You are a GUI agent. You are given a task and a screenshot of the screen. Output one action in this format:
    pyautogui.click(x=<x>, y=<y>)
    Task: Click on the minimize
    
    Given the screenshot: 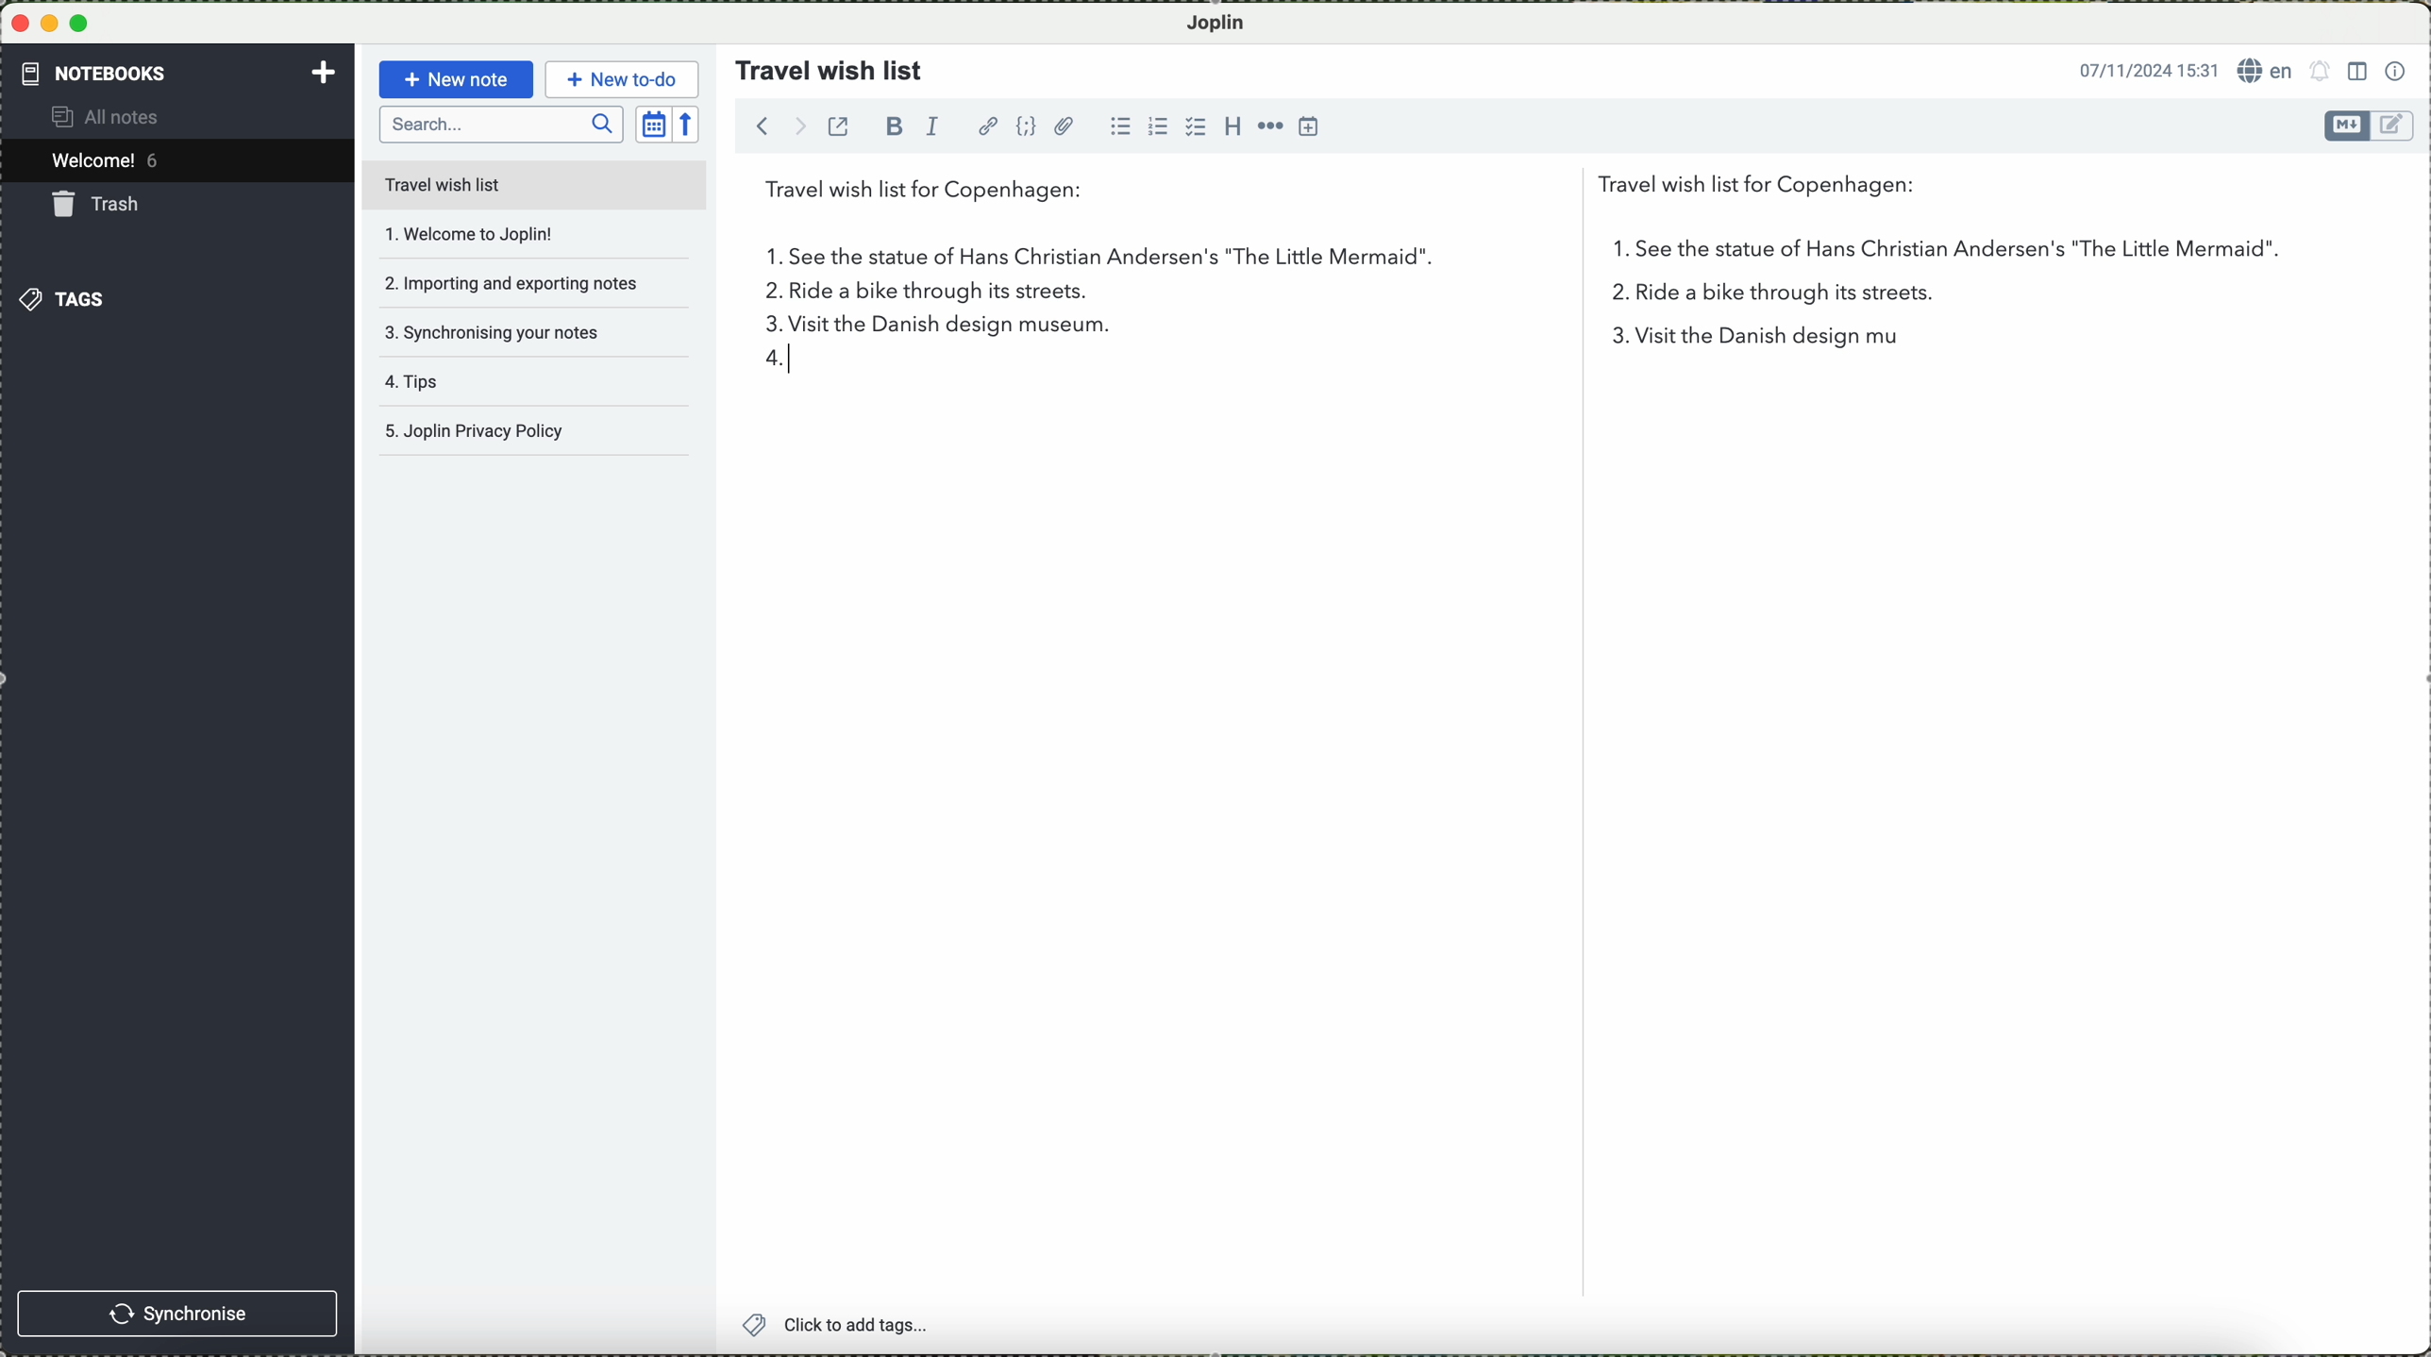 What is the action you would take?
    pyautogui.click(x=51, y=23)
    